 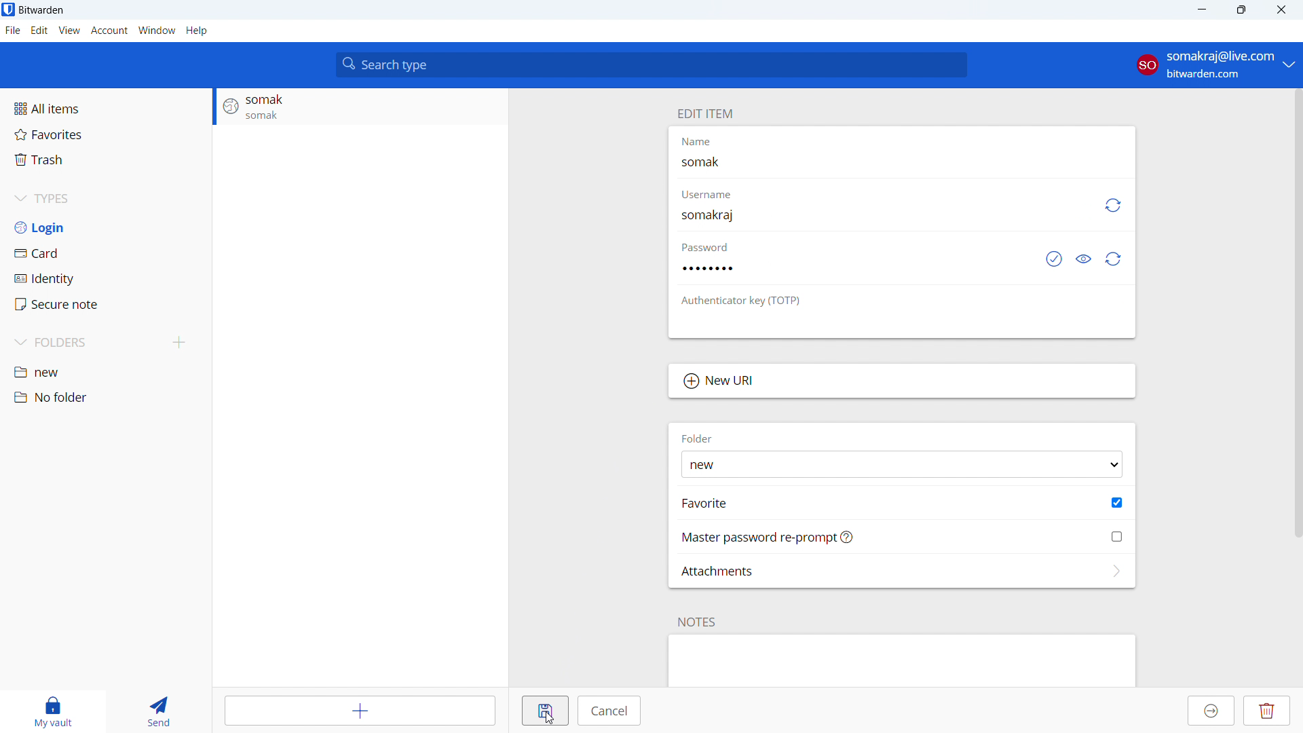 What do you see at coordinates (1280, 10) in the screenshot?
I see `close` at bounding box center [1280, 10].